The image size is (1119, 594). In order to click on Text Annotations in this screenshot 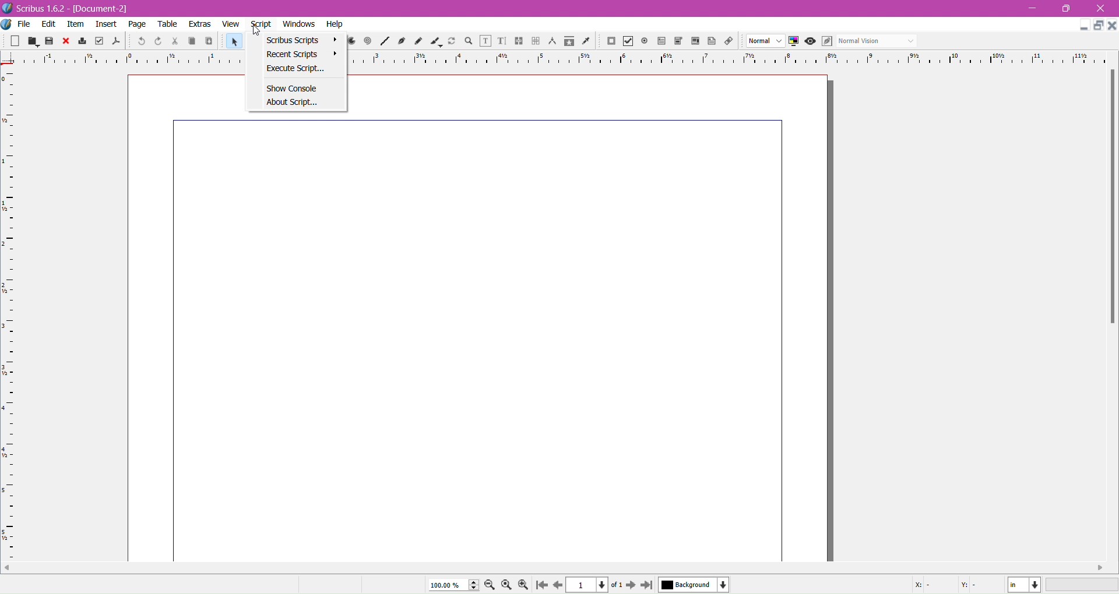, I will do `click(712, 41)`.